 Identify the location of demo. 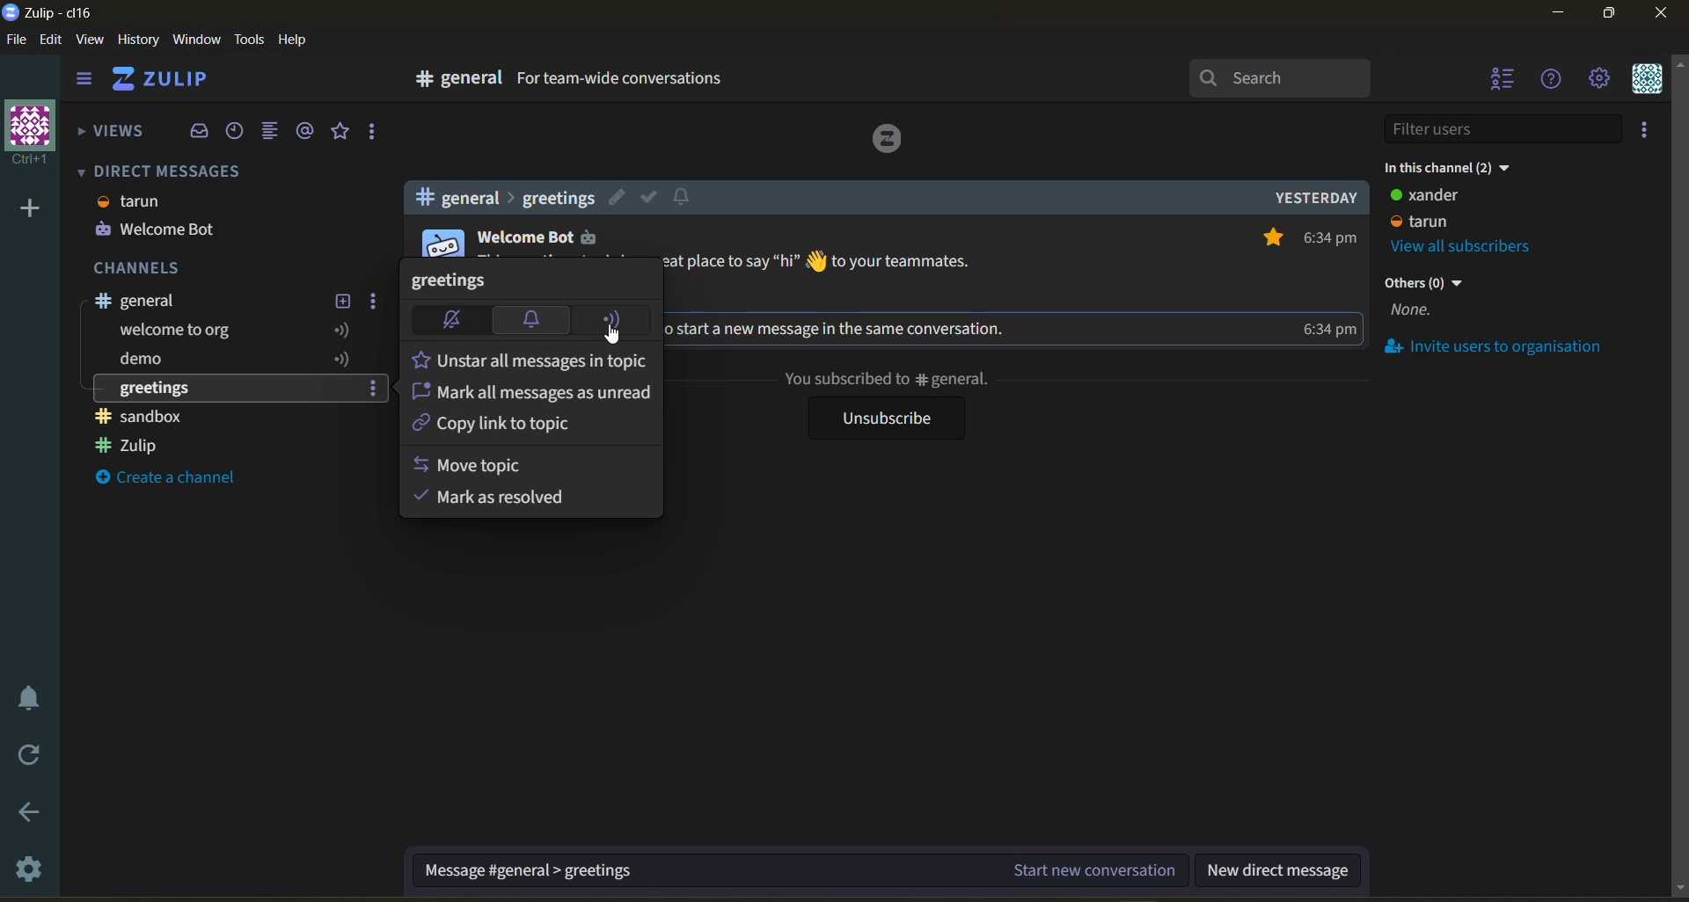
(158, 363).